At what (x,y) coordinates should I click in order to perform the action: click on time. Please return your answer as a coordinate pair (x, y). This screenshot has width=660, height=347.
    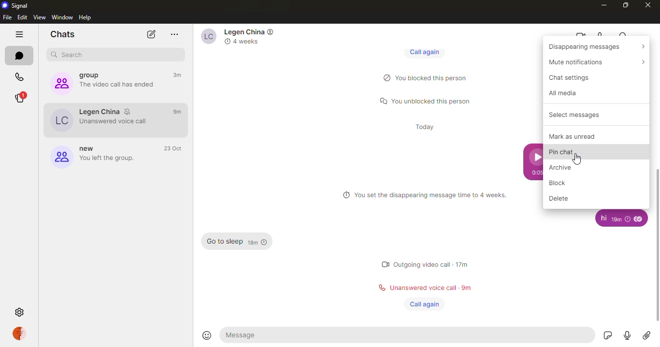
    Looking at the image, I should click on (171, 145).